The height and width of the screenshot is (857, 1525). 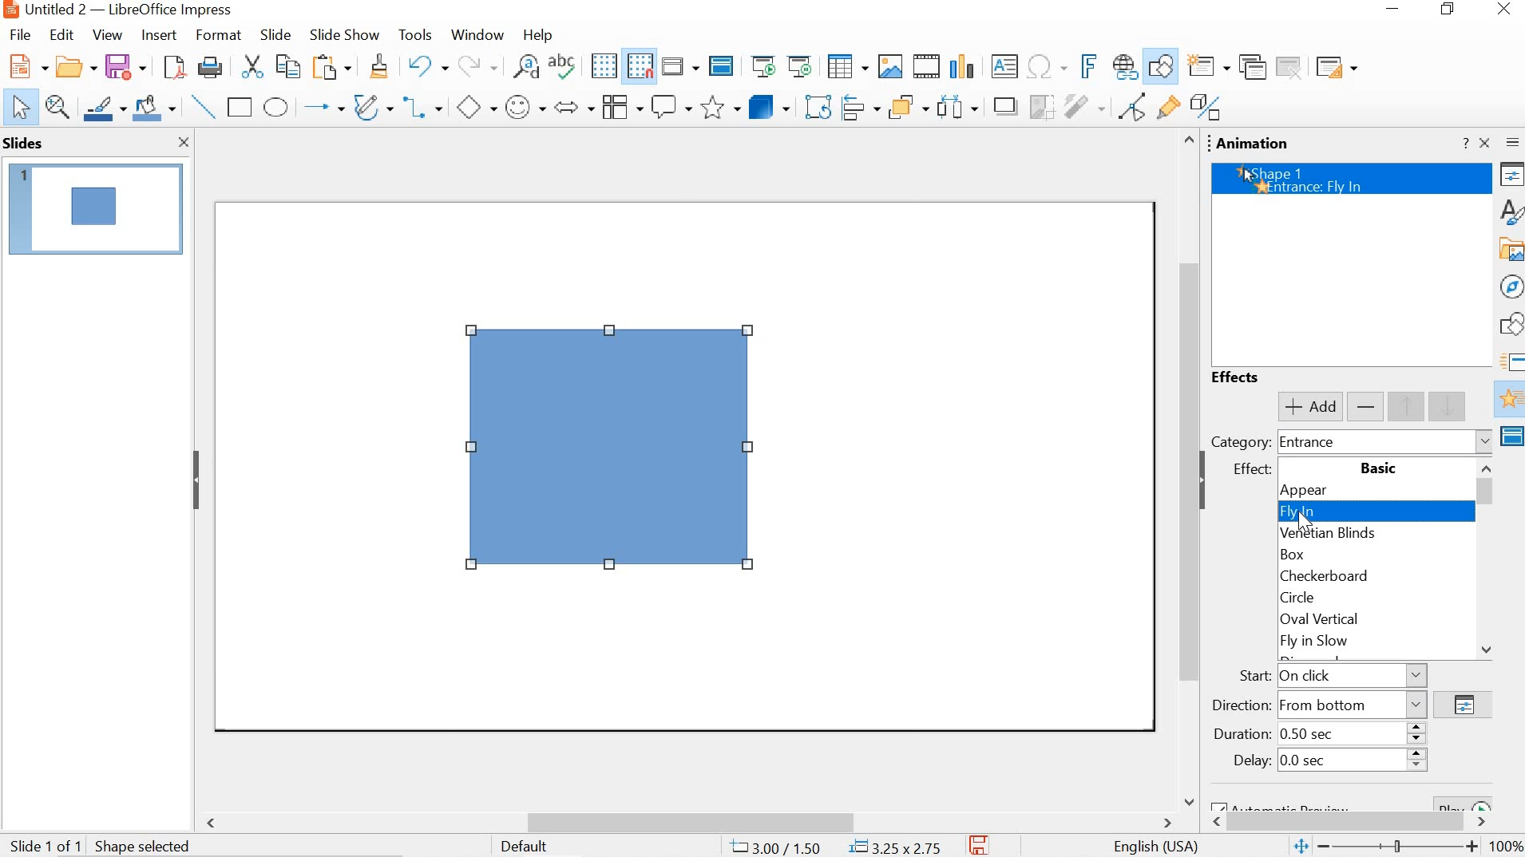 I want to click on hide, so click(x=198, y=480).